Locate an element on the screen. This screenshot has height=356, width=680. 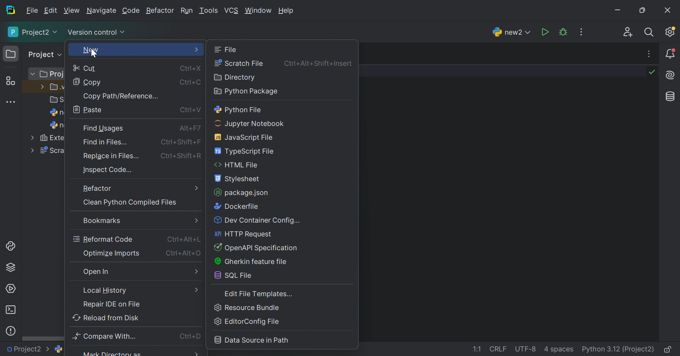
Ctrl+Shift+F is located at coordinates (180, 143).